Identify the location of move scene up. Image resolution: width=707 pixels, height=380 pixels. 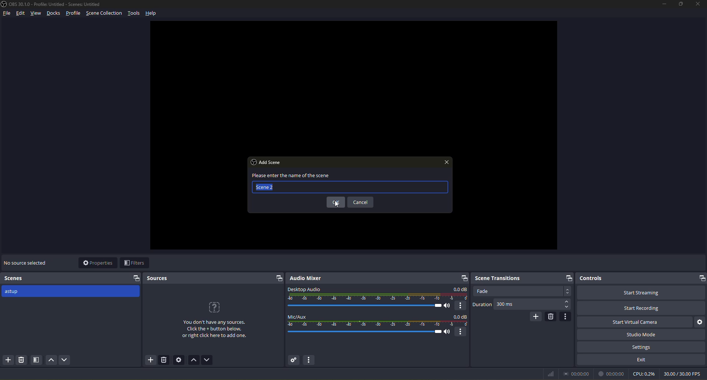
(51, 359).